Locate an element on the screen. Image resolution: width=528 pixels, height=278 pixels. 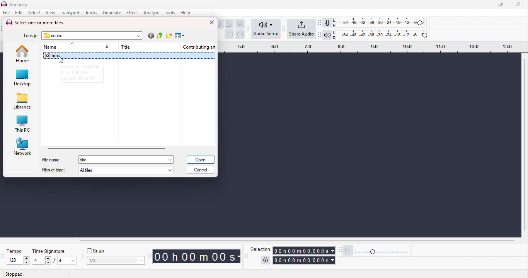
select is located at coordinates (35, 13).